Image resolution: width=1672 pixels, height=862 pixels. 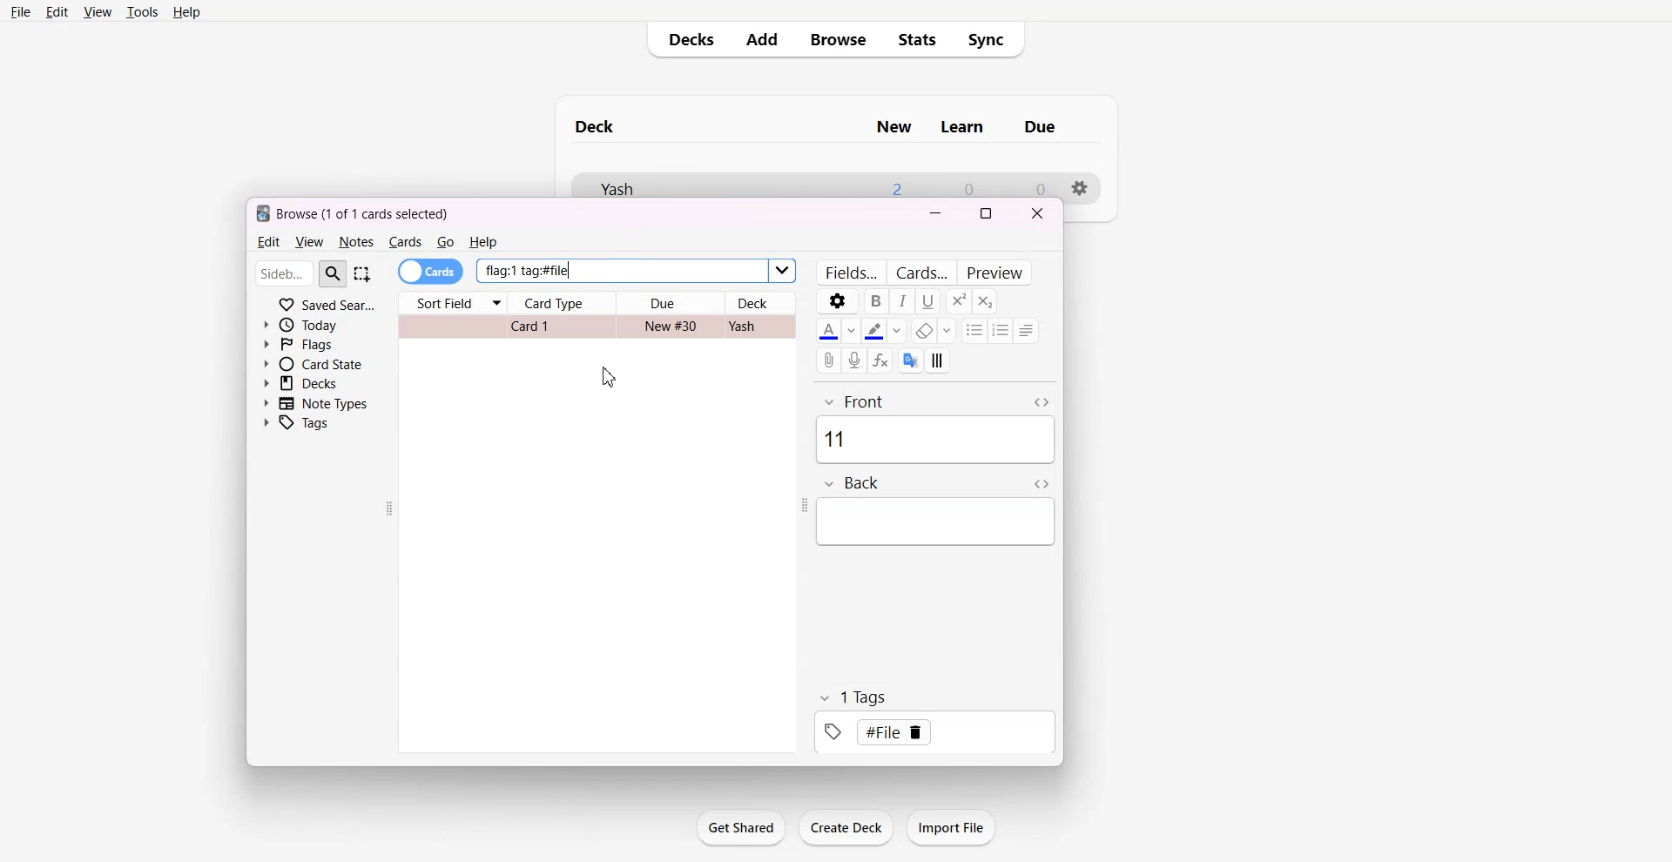 What do you see at coordinates (1000, 331) in the screenshot?
I see `Ordered List ` at bounding box center [1000, 331].